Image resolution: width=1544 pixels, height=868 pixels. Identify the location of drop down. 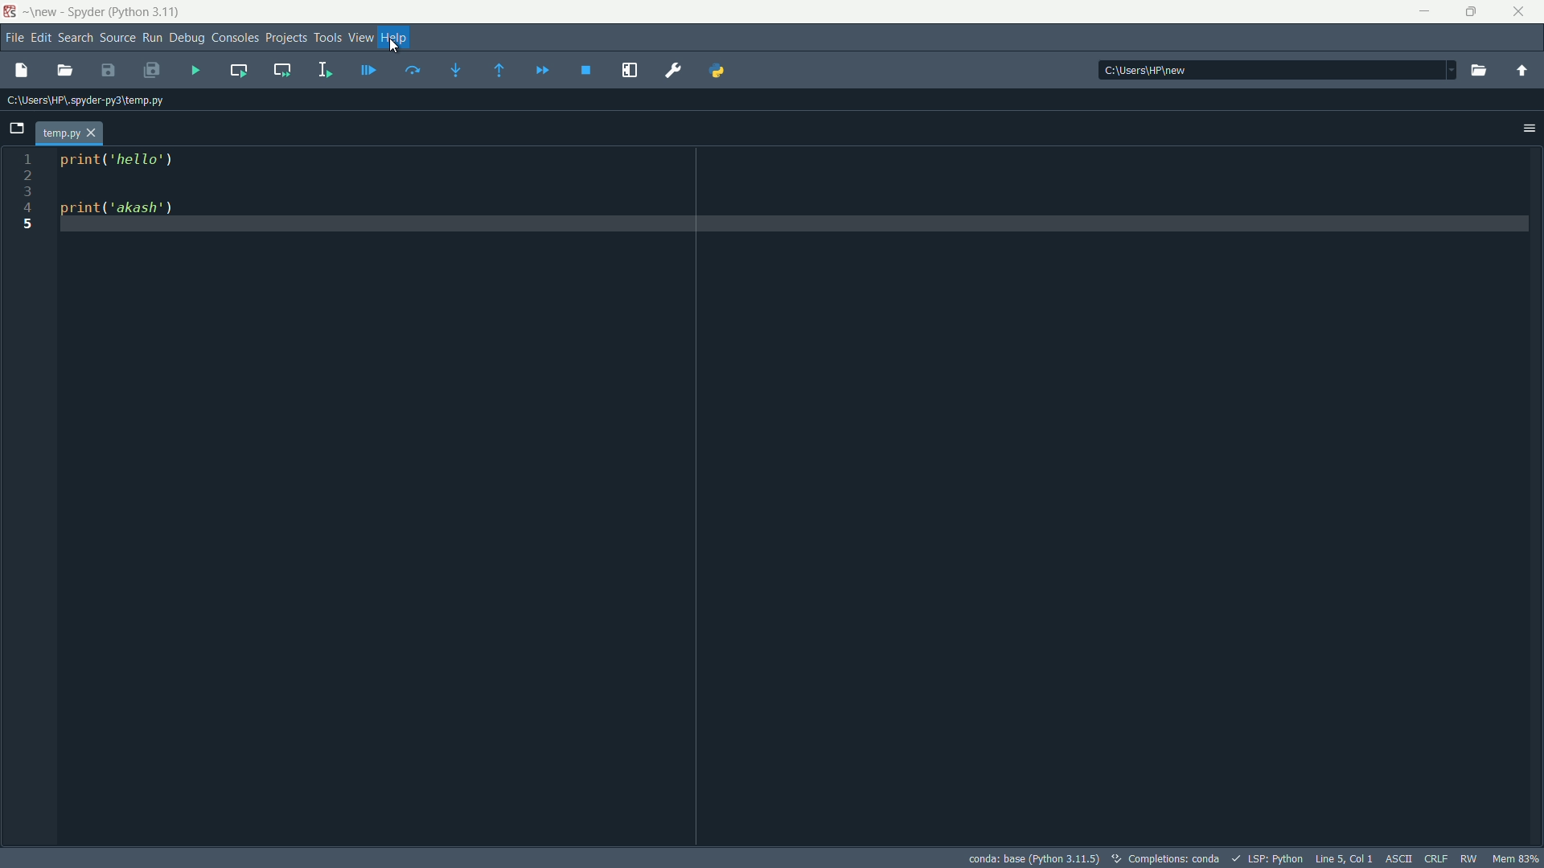
(1452, 71).